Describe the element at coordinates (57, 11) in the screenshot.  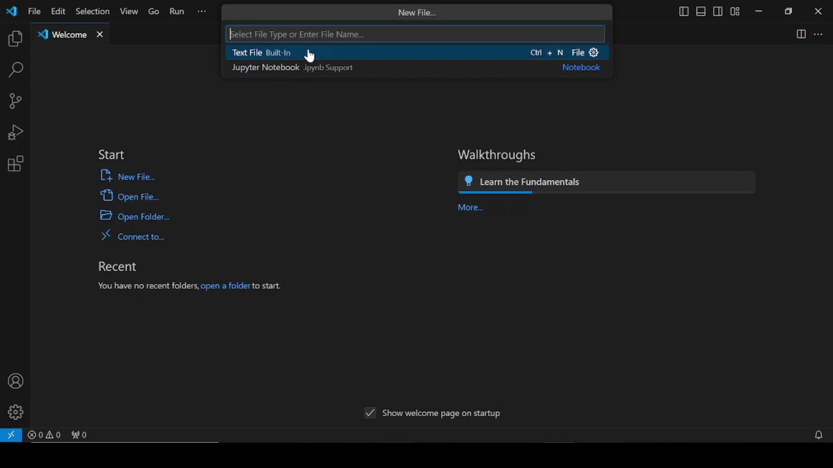
I see `edit` at that location.